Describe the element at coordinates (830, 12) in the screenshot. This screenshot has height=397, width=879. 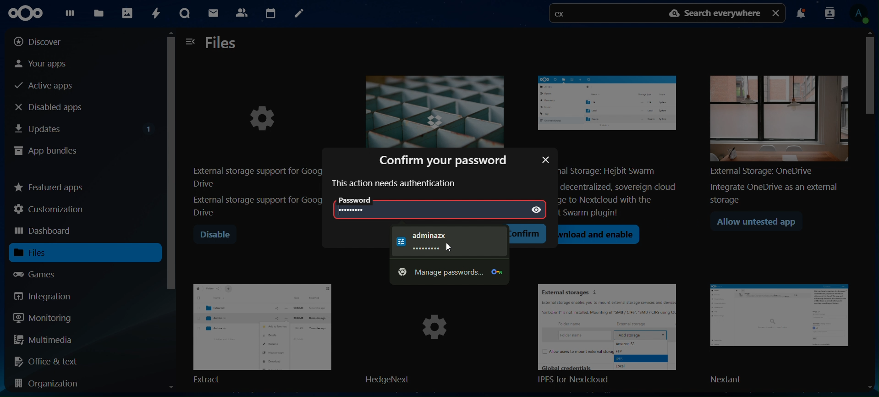
I see `search profile` at that location.